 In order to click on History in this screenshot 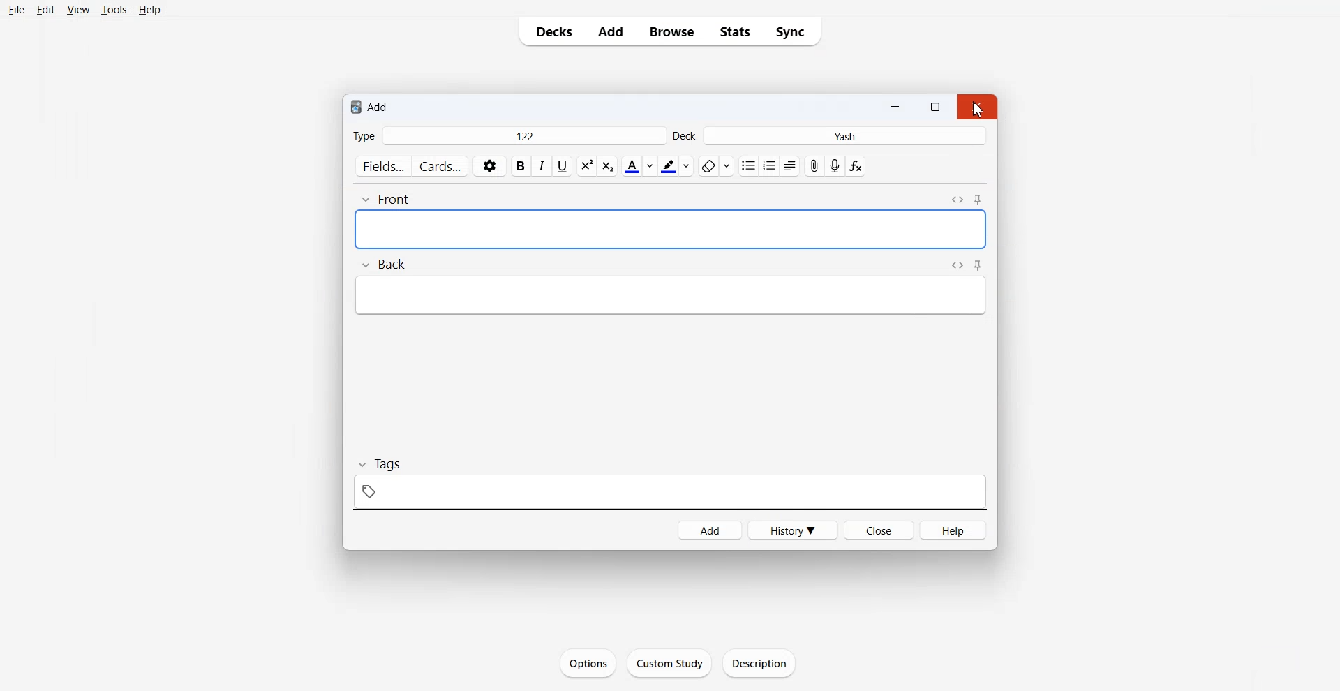, I will do `click(792, 530)`.